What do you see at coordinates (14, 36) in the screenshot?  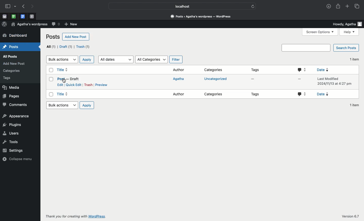 I see `Dashboard` at bounding box center [14, 36].